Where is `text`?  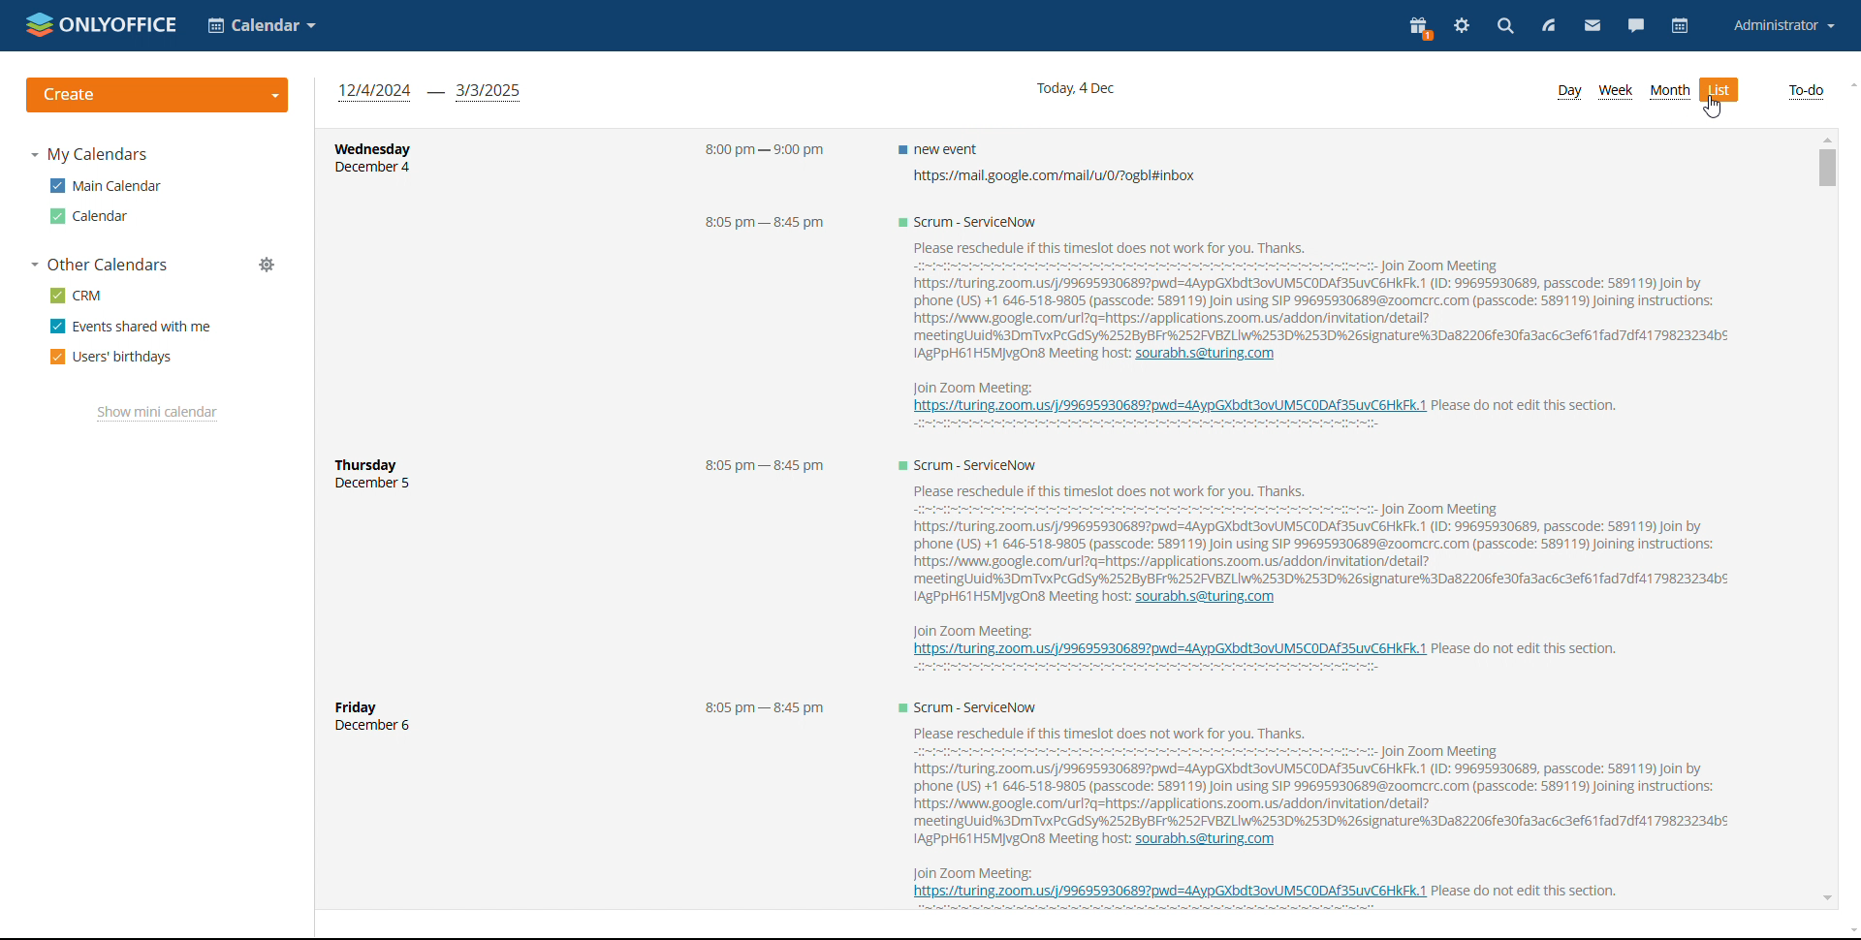 text is located at coordinates (1147, 426).